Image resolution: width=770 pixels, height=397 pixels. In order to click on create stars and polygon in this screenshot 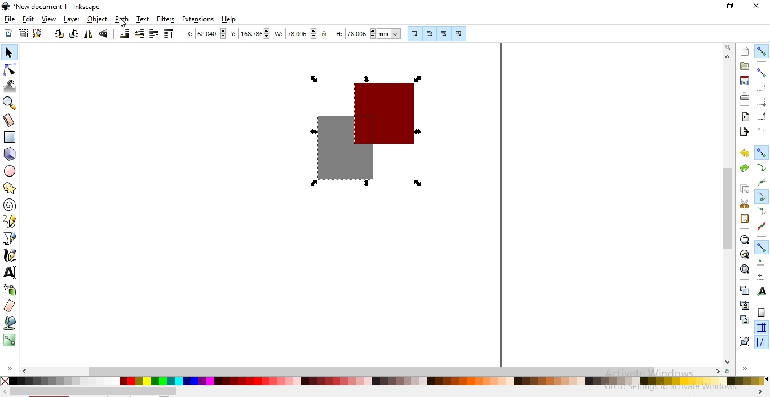, I will do `click(11, 188)`.